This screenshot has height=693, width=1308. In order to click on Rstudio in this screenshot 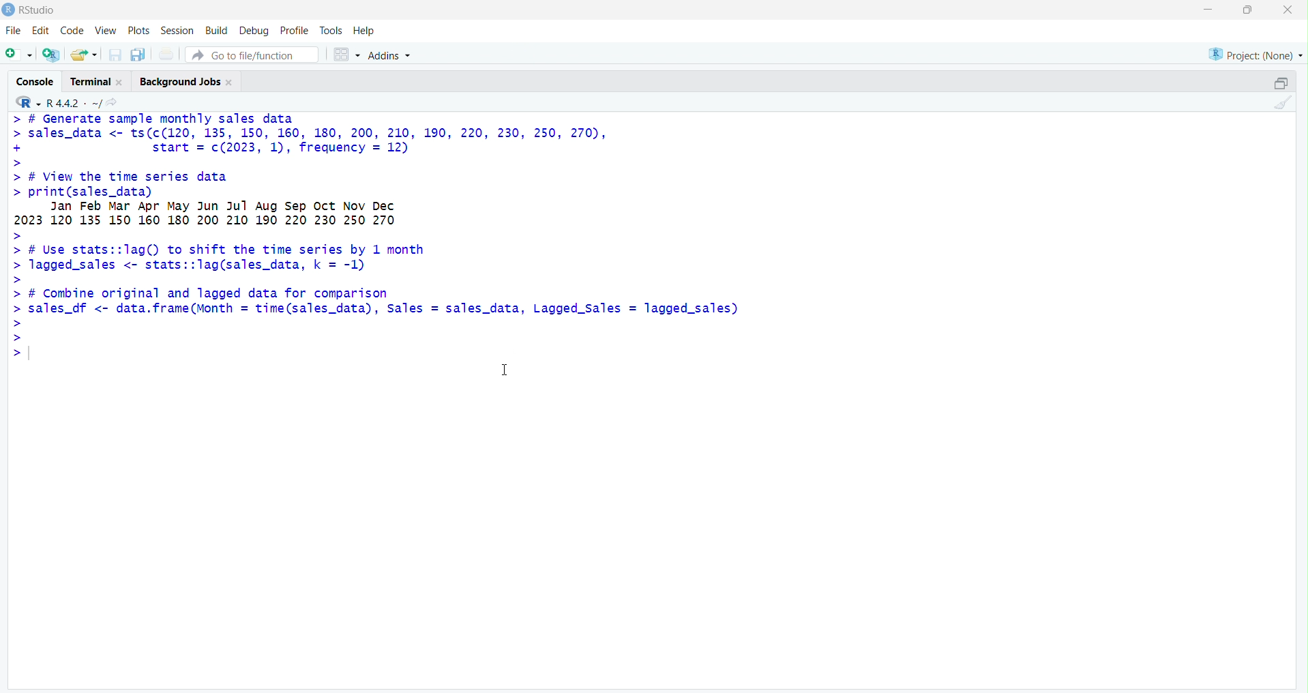, I will do `click(30, 10)`.